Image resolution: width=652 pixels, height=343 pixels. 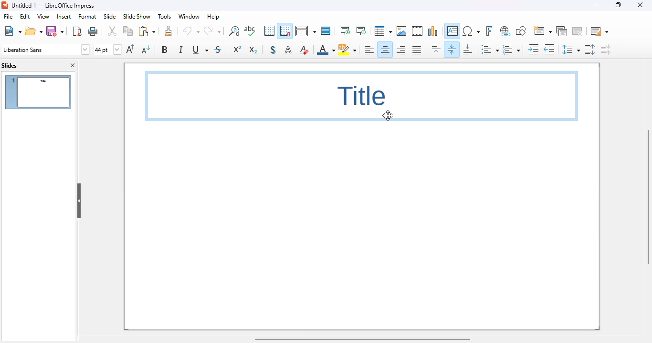 I want to click on decrease font size, so click(x=146, y=49).